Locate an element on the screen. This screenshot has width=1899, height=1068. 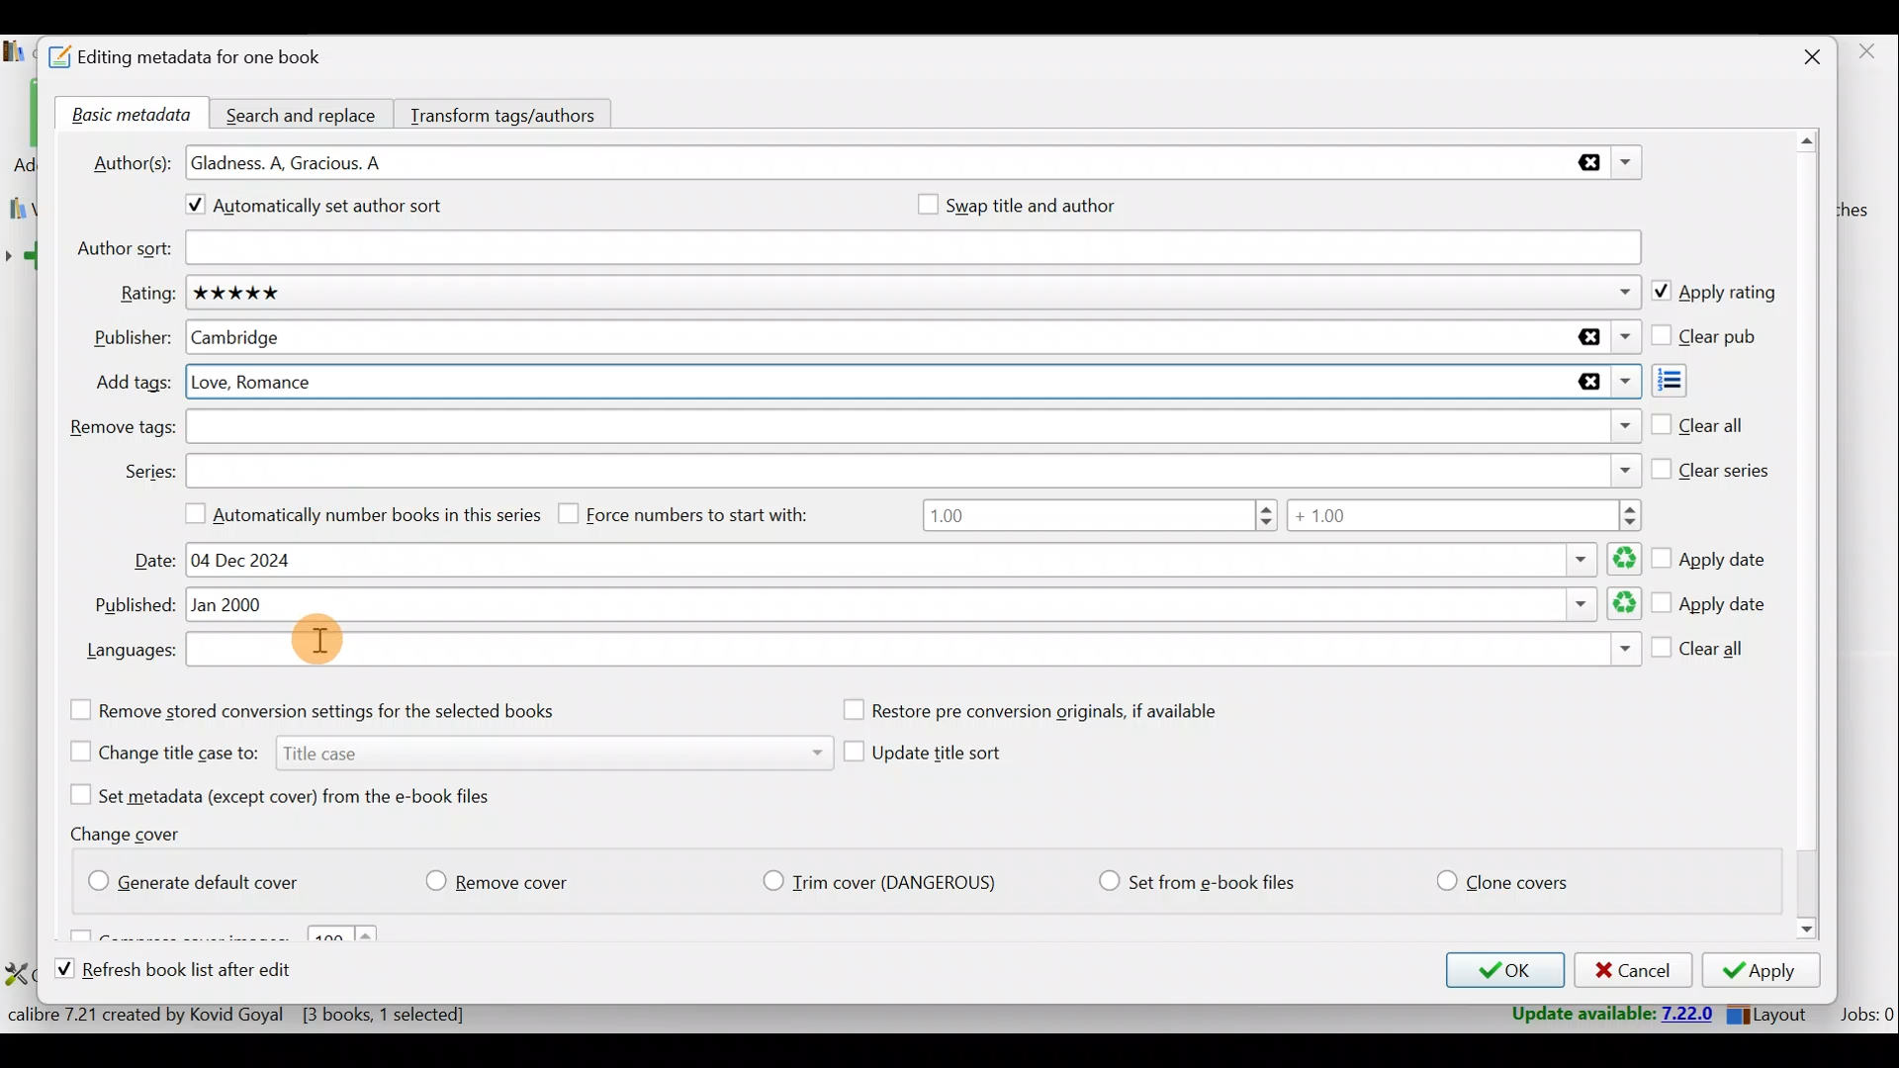
Publisher is located at coordinates (912, 339).